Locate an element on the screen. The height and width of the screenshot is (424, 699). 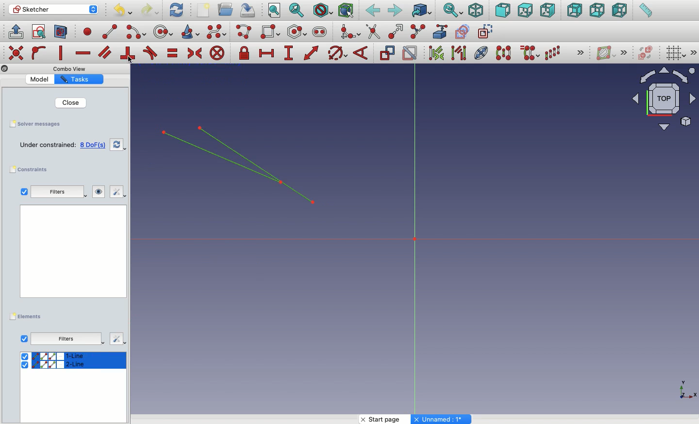
Constrain vertical distance is located at coordinates (290, 54).